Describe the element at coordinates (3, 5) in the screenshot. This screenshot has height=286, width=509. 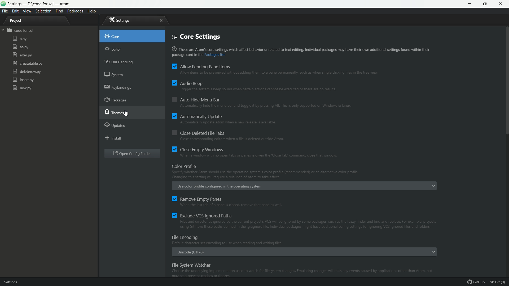
I see `logo` at that location.